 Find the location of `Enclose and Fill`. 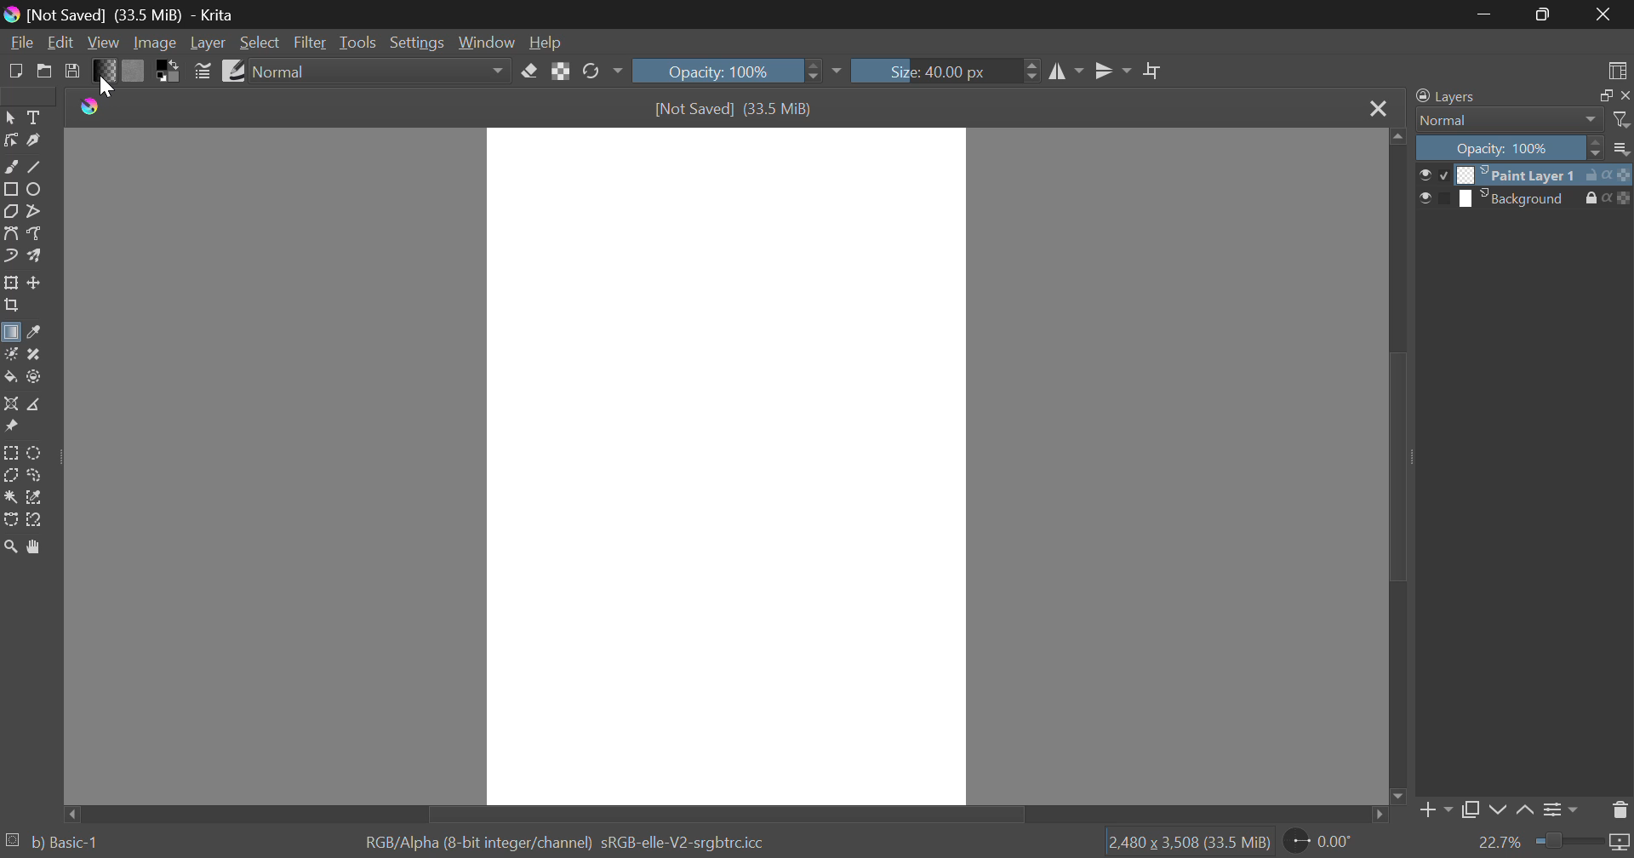

Enclose and Fill is located at coordinates (32, 377).